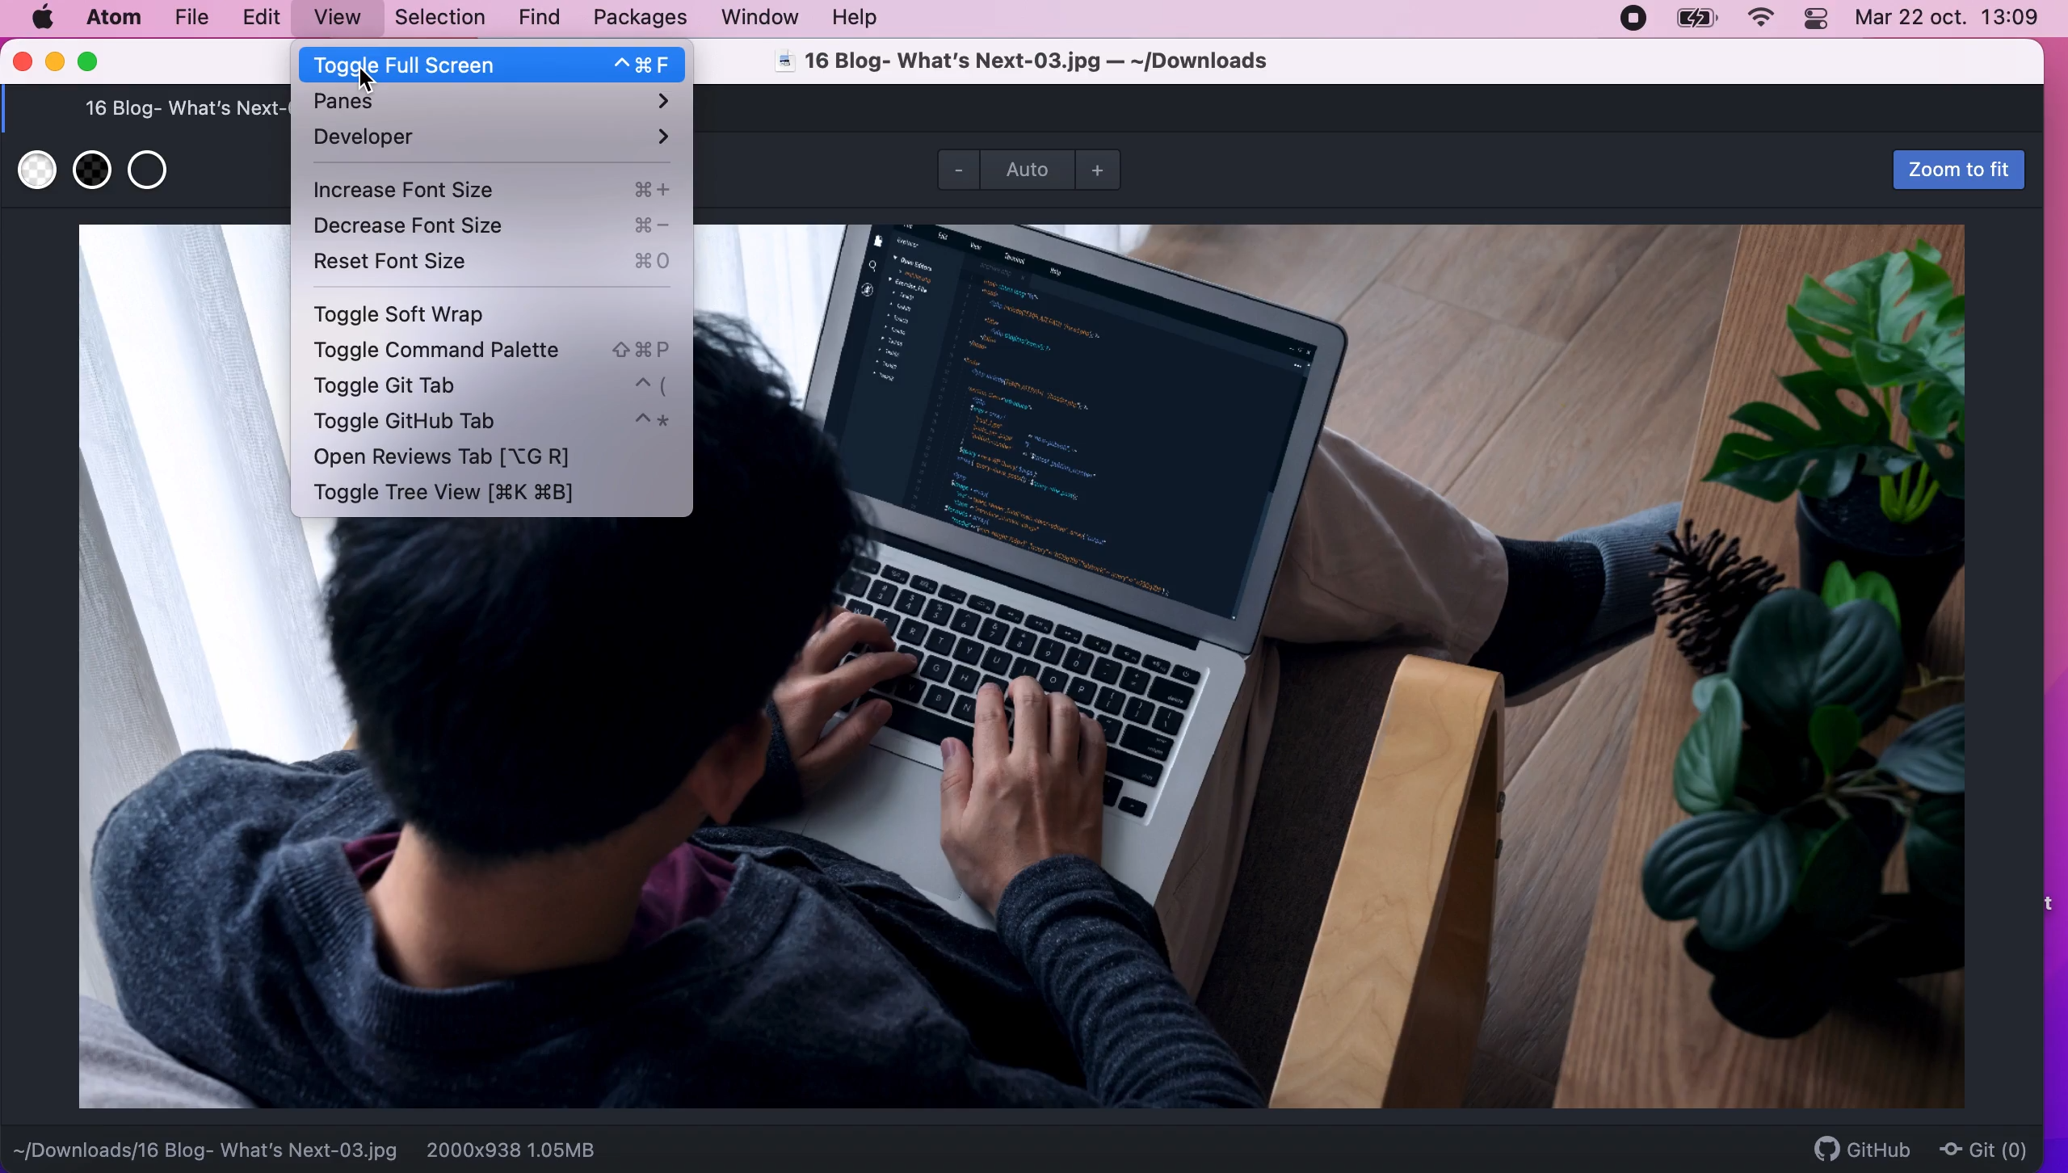 The image size is (2068, 1173). What do you see at coordinates (191, 18) in the screenshot?
I see `file` at bounding box center [191, 18].